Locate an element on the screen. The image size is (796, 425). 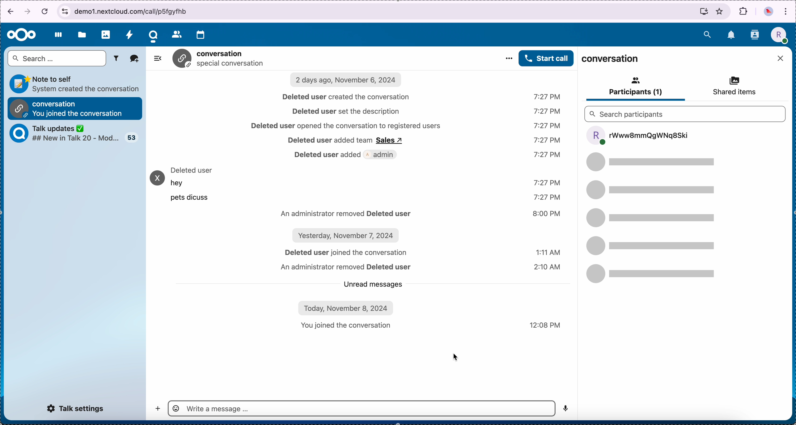
info is located at coordinates (427, 169).